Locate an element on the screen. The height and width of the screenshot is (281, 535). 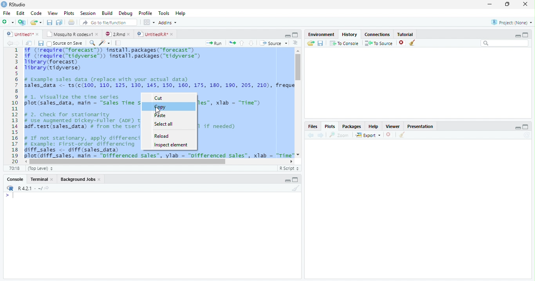
Compile Report is located at coordinates (119, 43).